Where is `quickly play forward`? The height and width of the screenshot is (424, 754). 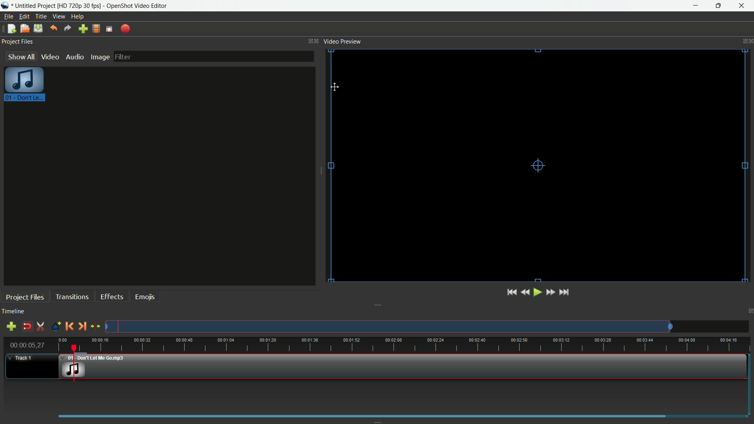 quickly play forward is located at coordinates (551, 292).